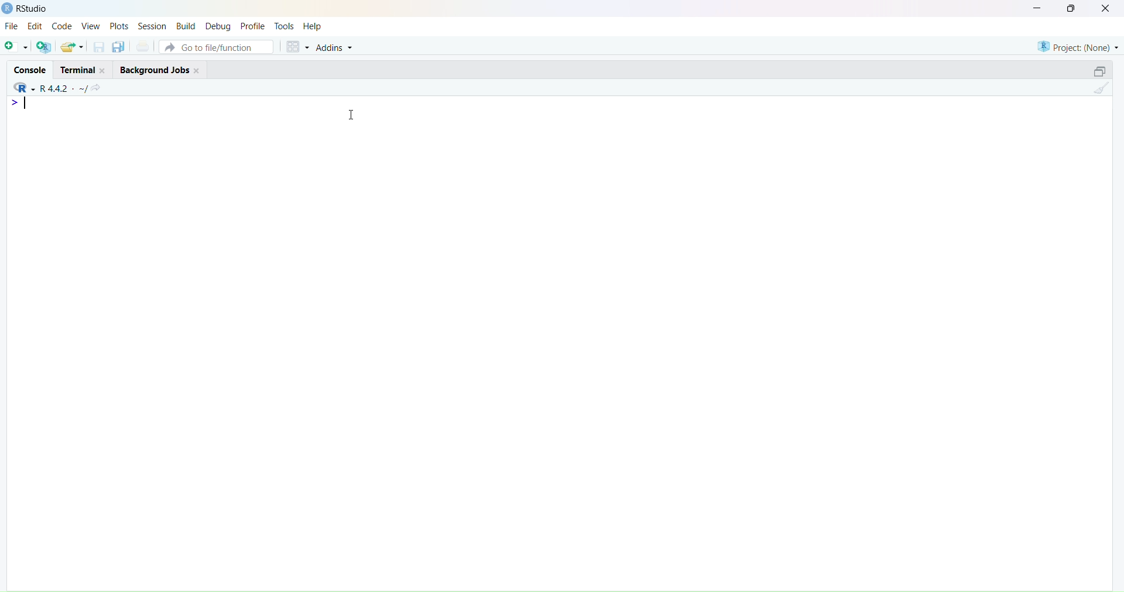  I want to click on maiximise, so click(1071, 8).